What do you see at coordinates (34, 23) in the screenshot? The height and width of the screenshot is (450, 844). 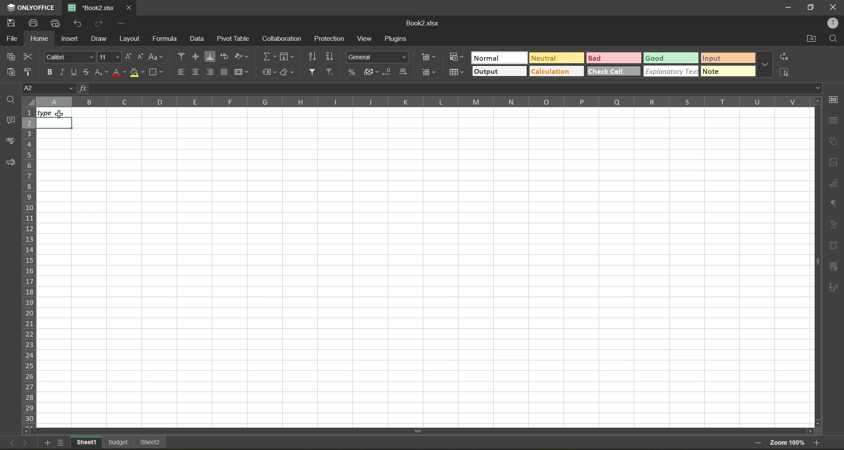 I see `print` at bounding box center [34, 23].